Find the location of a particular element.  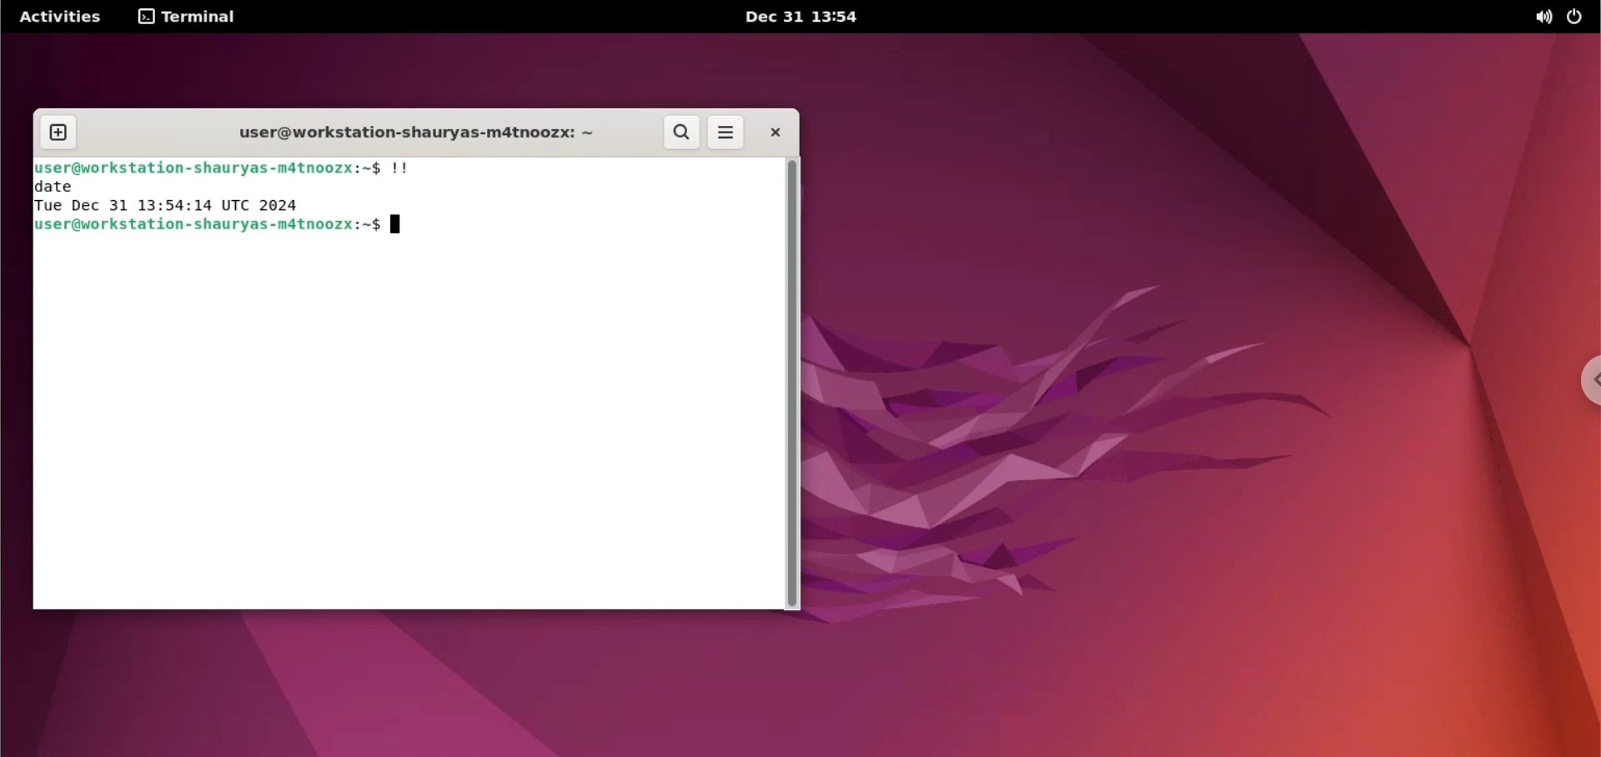

more options is located at coordinates (726, 133).